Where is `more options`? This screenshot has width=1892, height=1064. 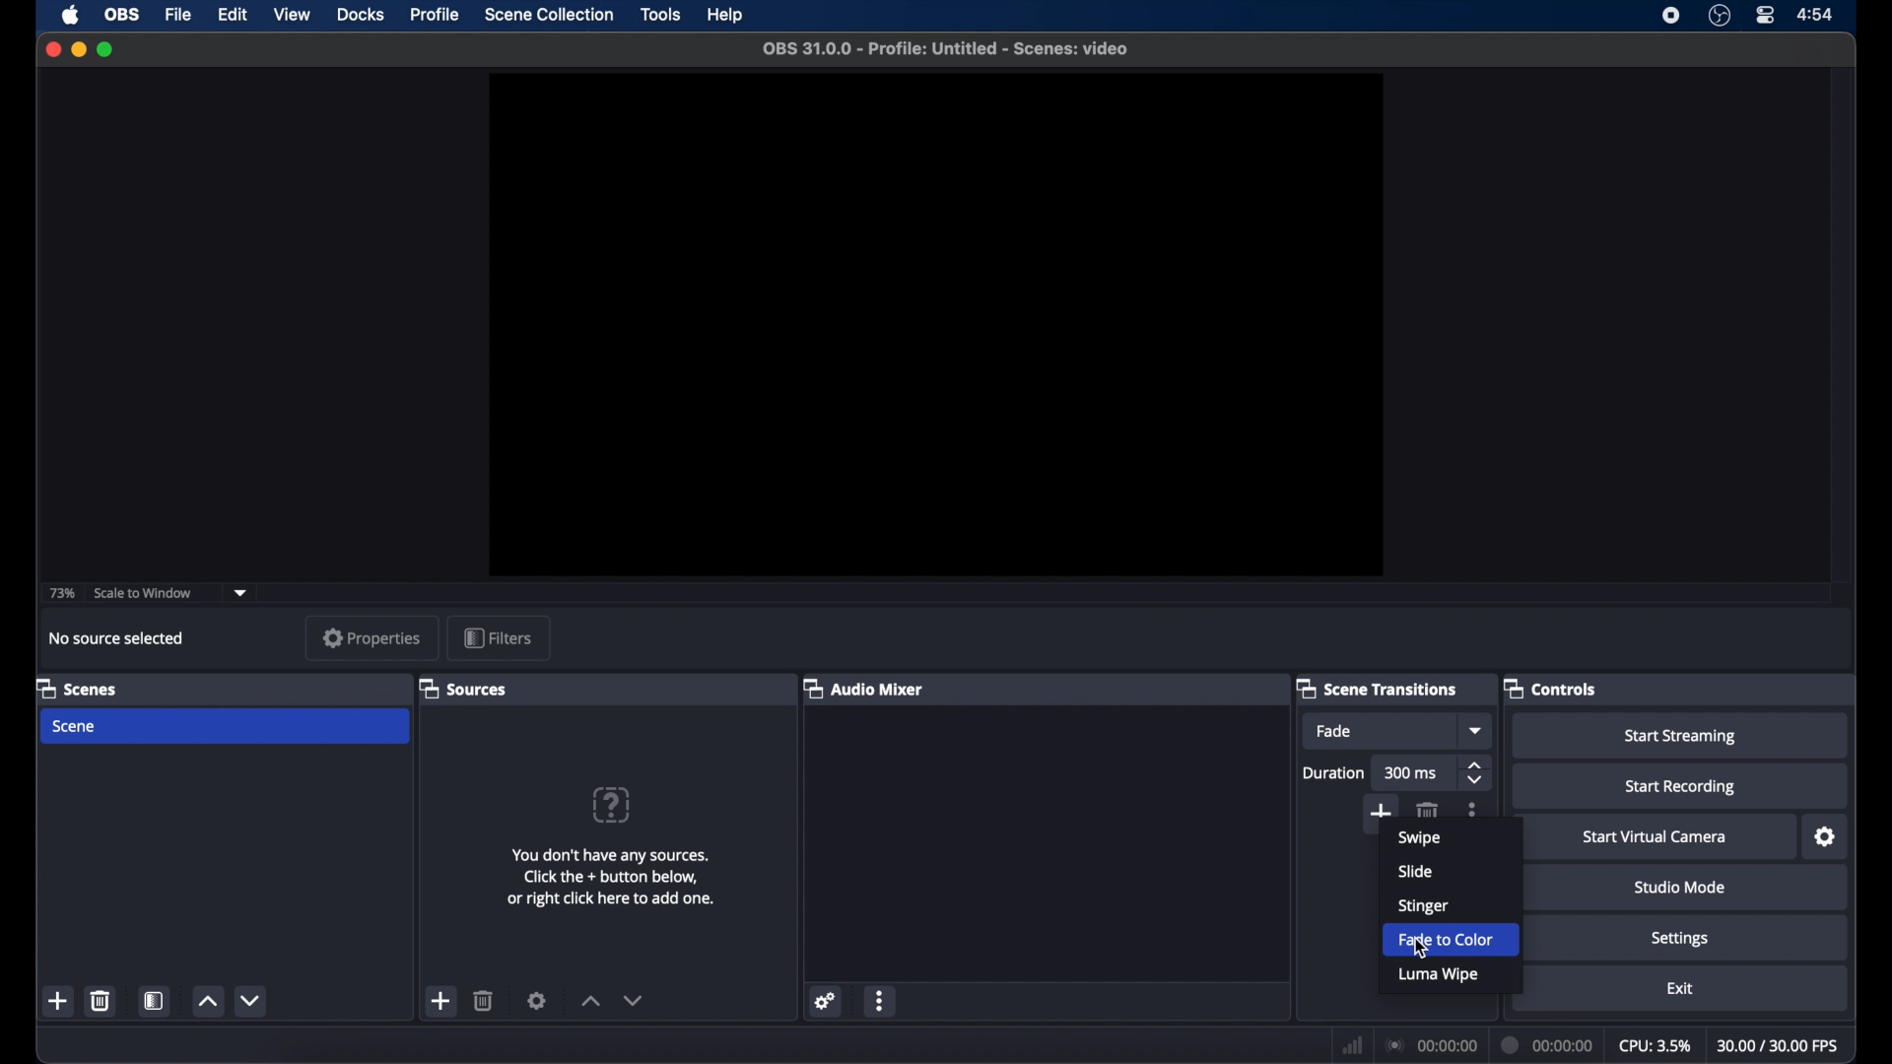 more options is located at coordinates (1473, 808).